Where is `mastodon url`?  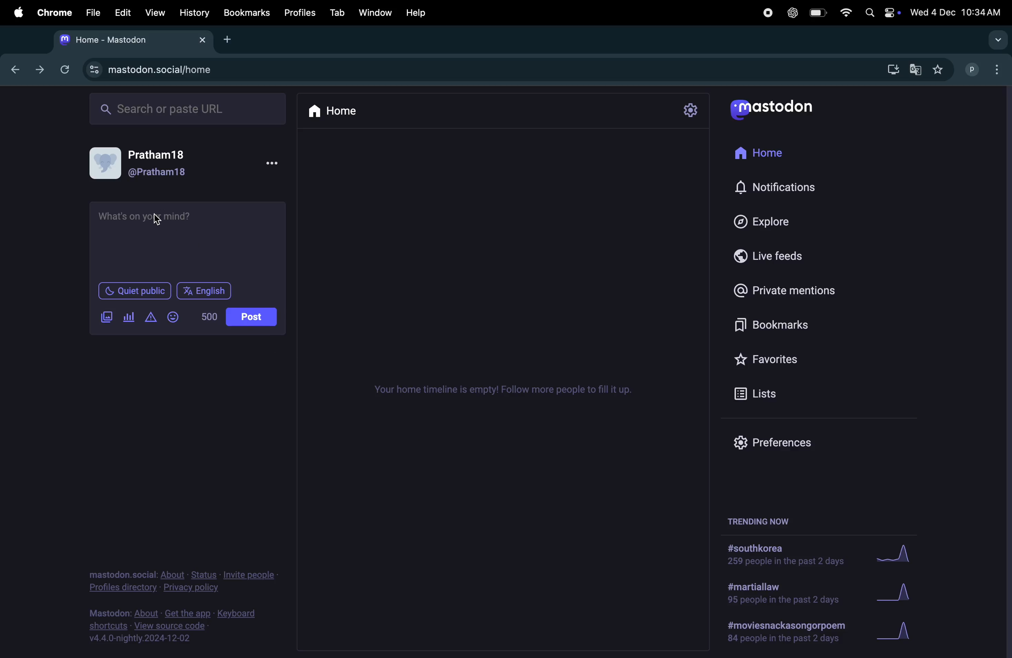
mastodon url is located at coordinates (156, 70).